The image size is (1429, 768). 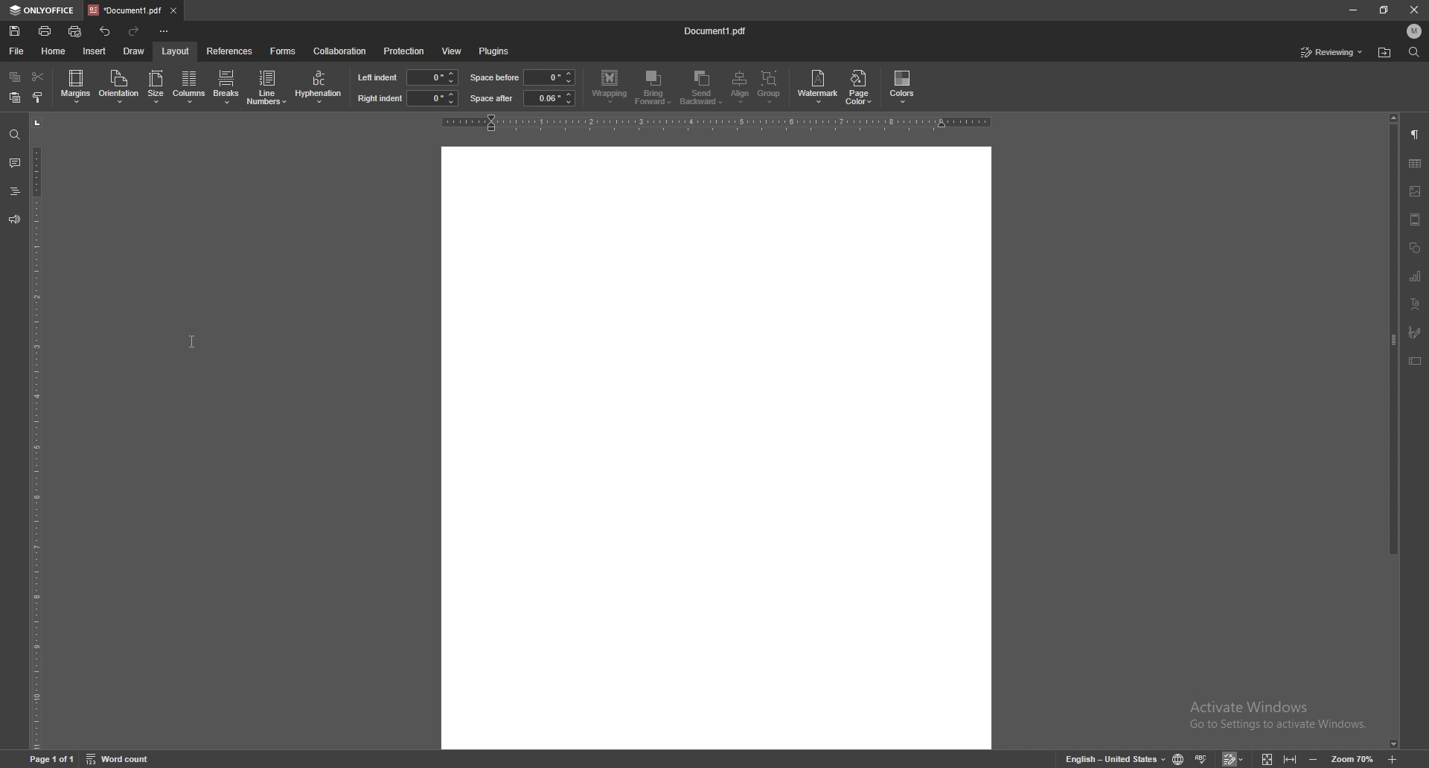 What do you see at coordinates (451, 52) in the screenshot?
I see `view` at bounding box center [451, 52].